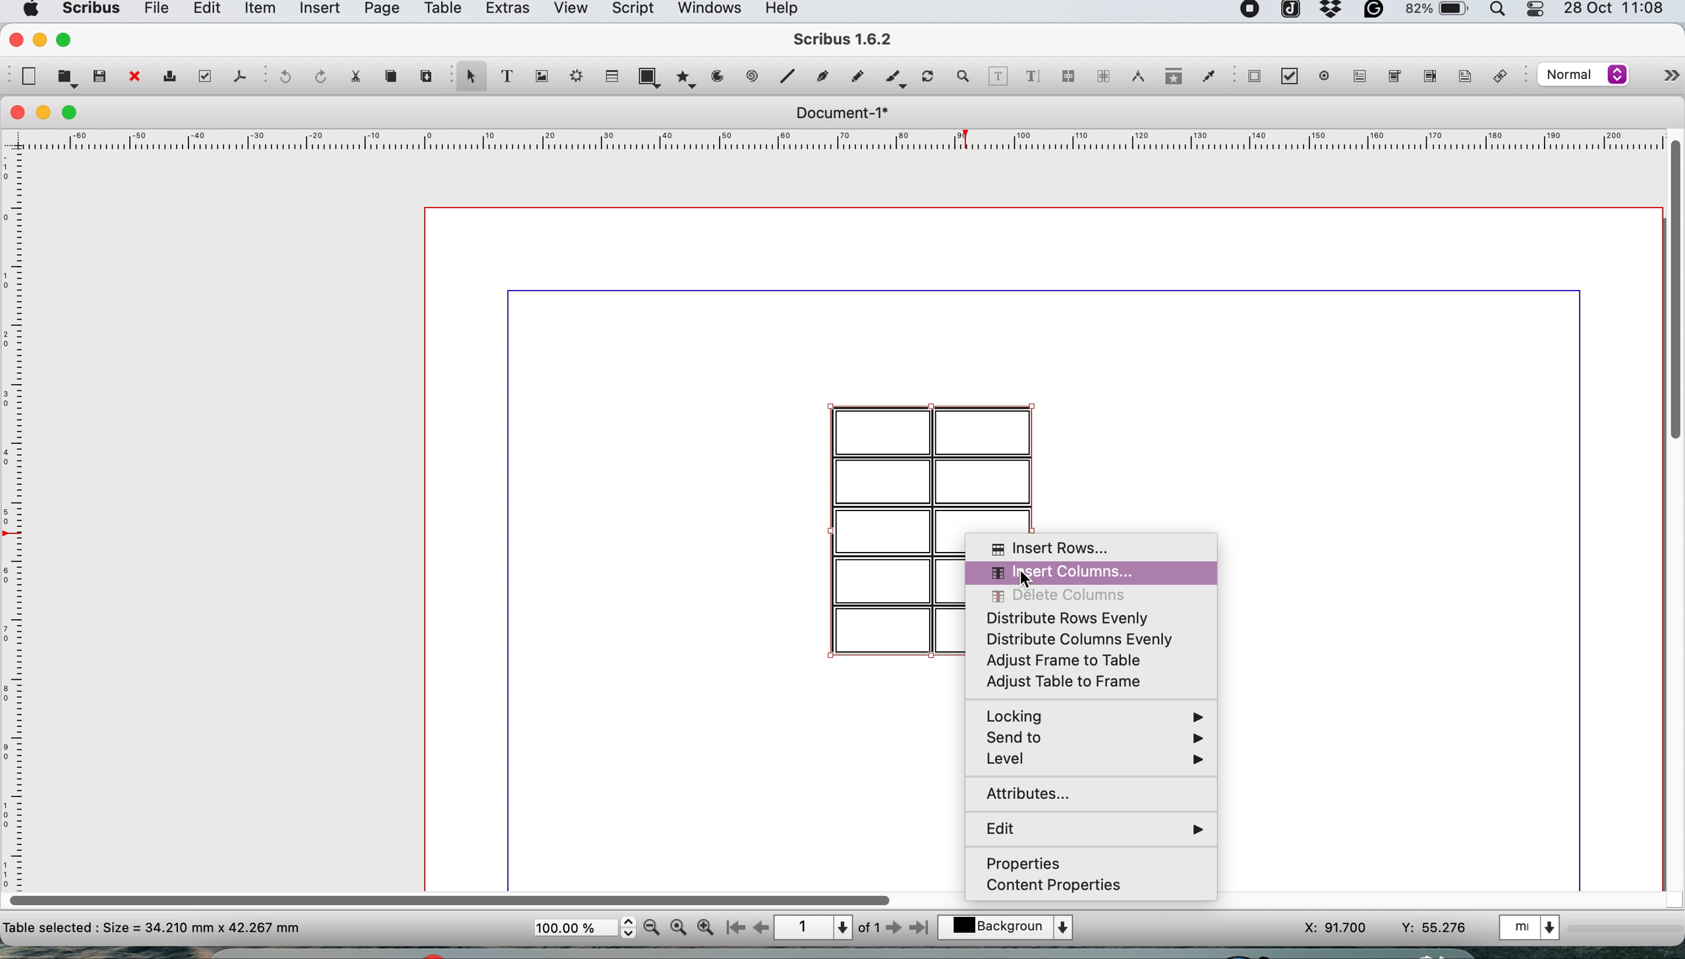  Describe the element at coordinates (1134, 76) in the screenshot. I see `measurements` at that location.